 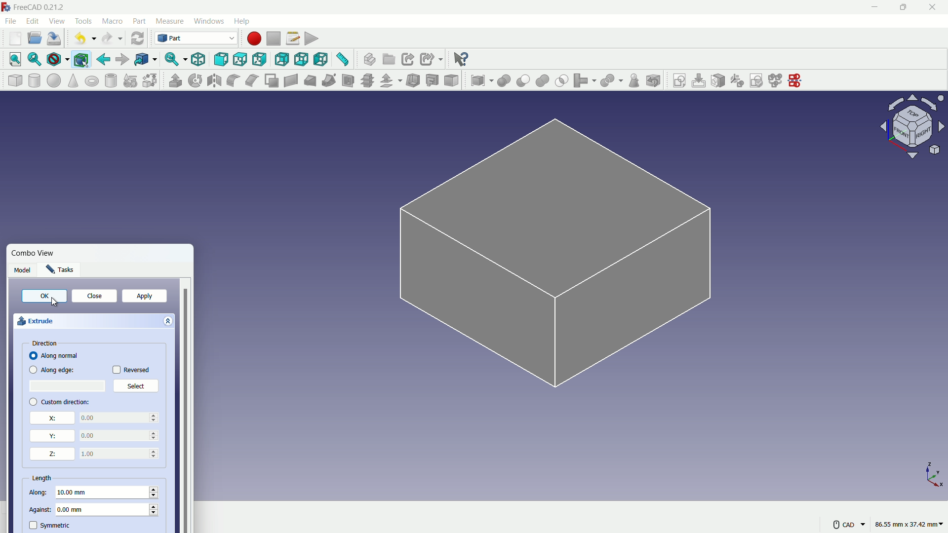 I want to click on bottom view, so click(x=301, y=59).